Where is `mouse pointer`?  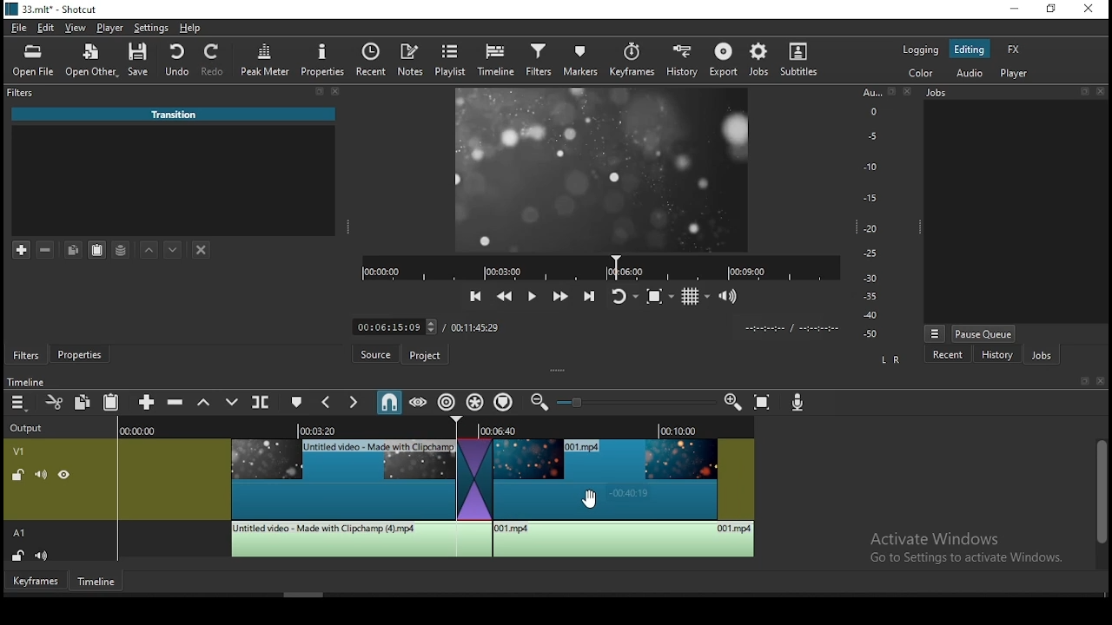 mouse pointer is located at coordinates (593, 498).